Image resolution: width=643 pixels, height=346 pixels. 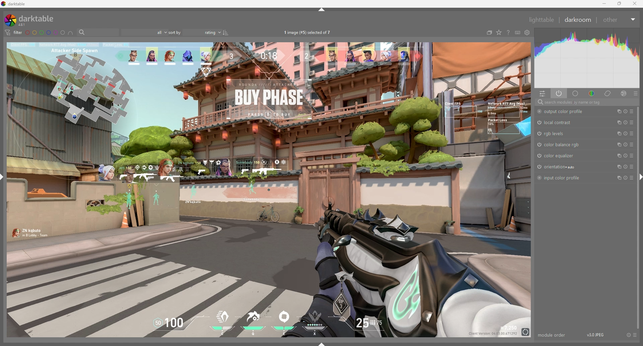 I want to click on heat graph, so click(x=587, y=58).